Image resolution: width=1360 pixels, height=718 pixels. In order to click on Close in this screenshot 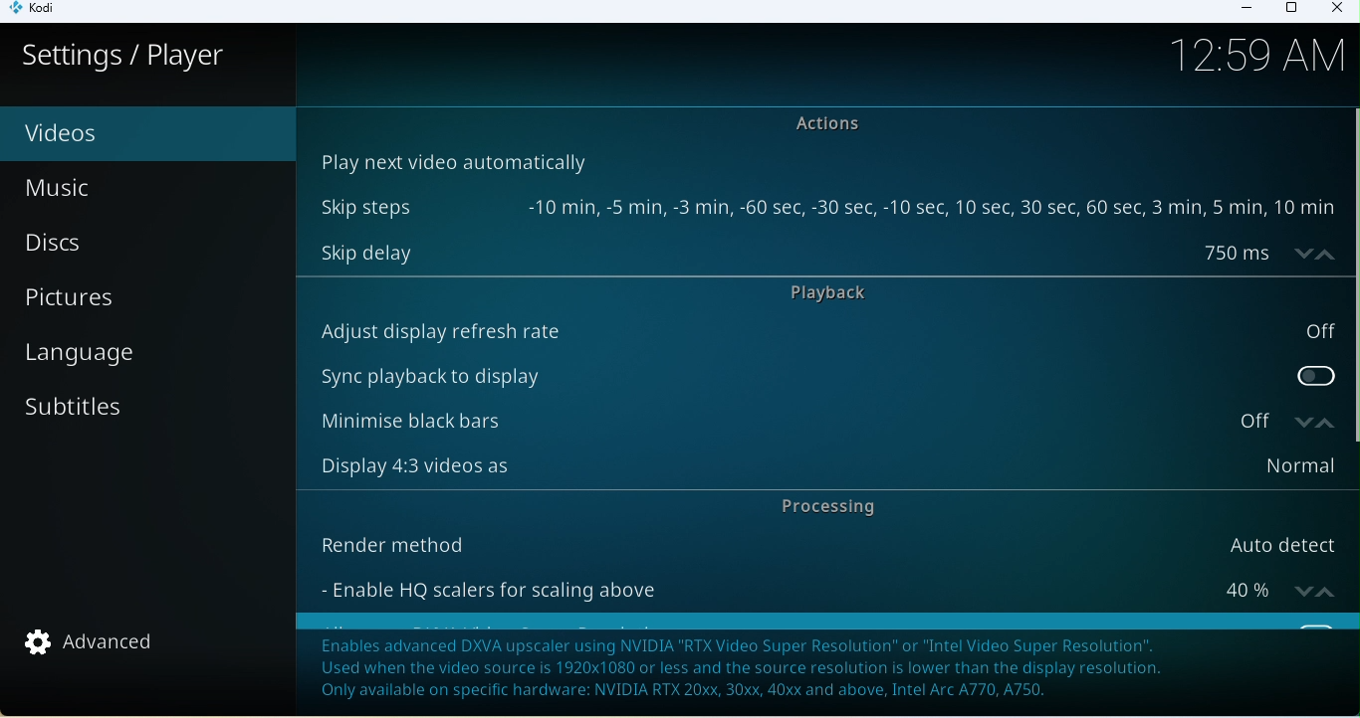, I will do `click(1335, 10)`.